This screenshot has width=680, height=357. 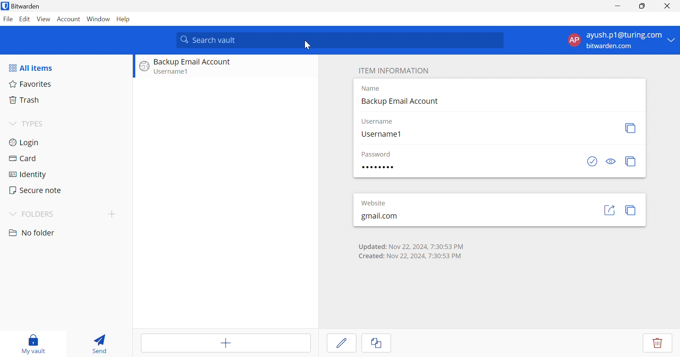 I want to click on Bitwarden, so click(x=25, y=6).